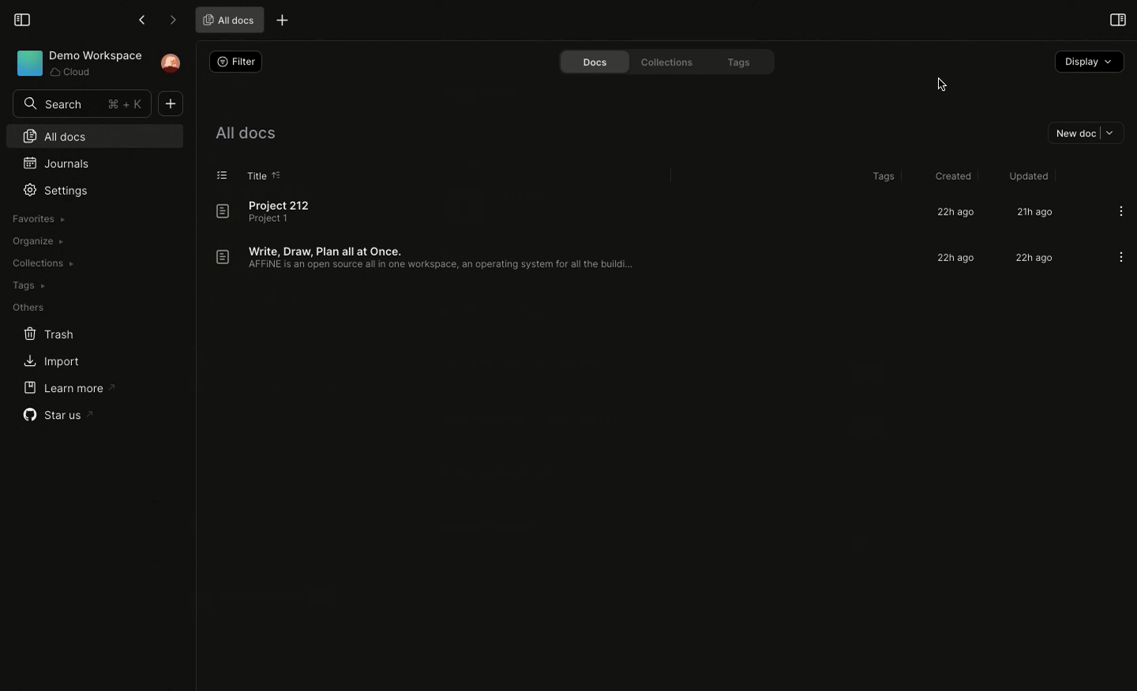 The width and height of the screenshot is (1137, 691). Describe the element at coordinates (82, 103) in the screenshot. I see `Search` at that location.